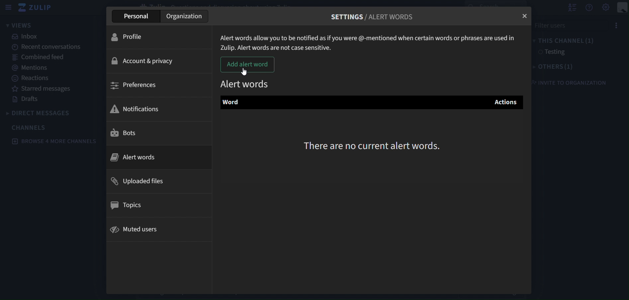  What do you see at coordinates (186, 16) in the screenshot?
I see `organization` at bounding box center [186, 16].